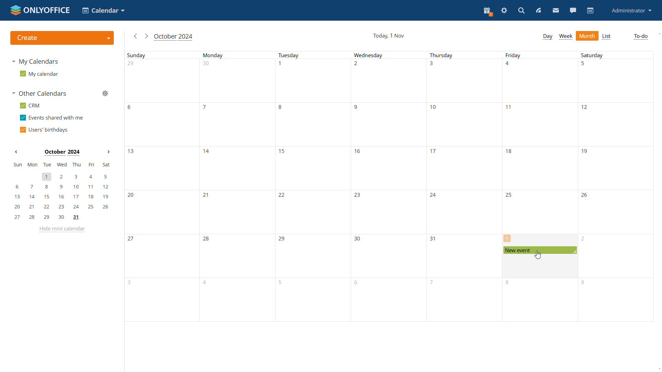  What do you see at coordinates (566, 37) in the screenshot?
I see `week view` at bounding box center [566, 37].